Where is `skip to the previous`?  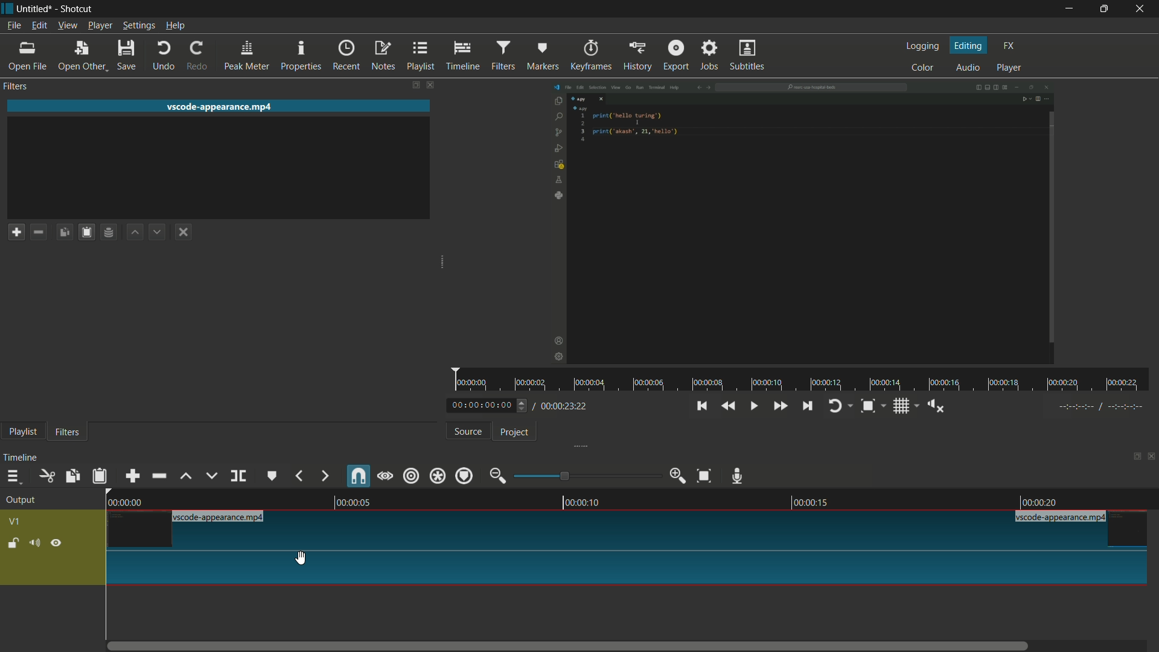
skip to the previous is located at coordinates (702, 406).